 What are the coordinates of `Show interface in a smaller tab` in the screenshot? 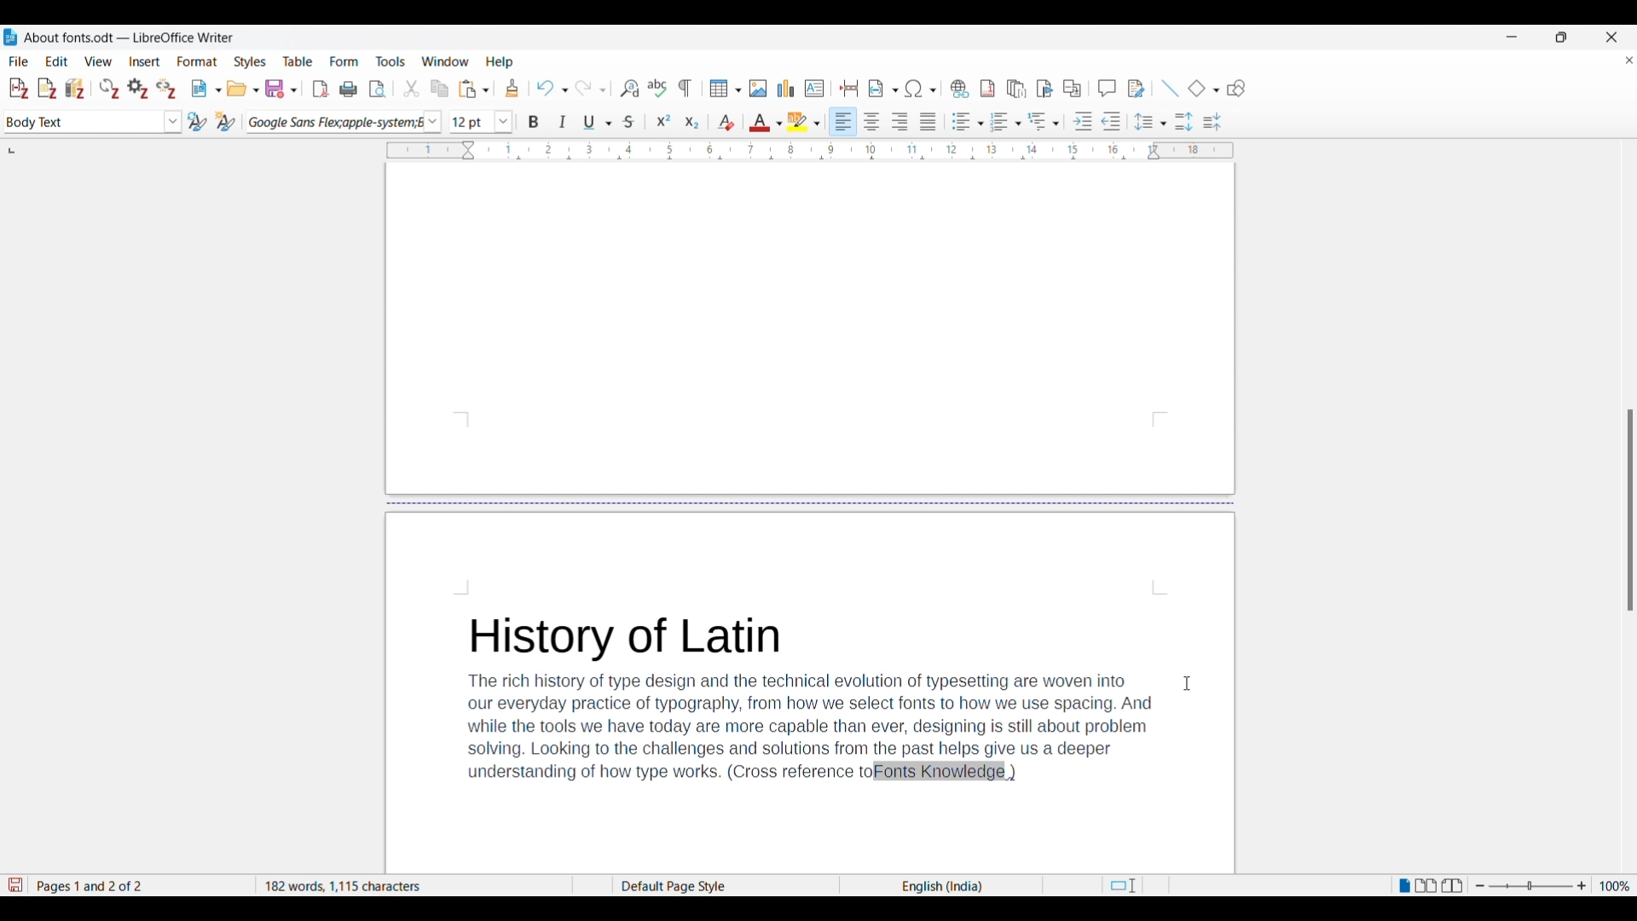 It's located at (1561, 37).